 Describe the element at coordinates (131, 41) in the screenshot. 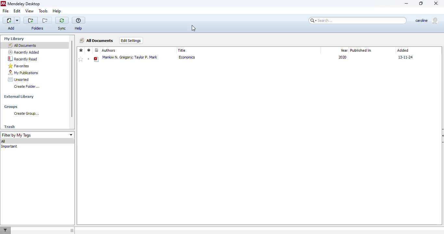

I see `edit settings` at that location.